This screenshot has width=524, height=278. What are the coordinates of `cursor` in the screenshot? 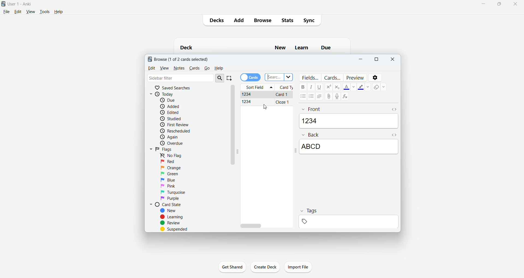 It's located at (265, 107).